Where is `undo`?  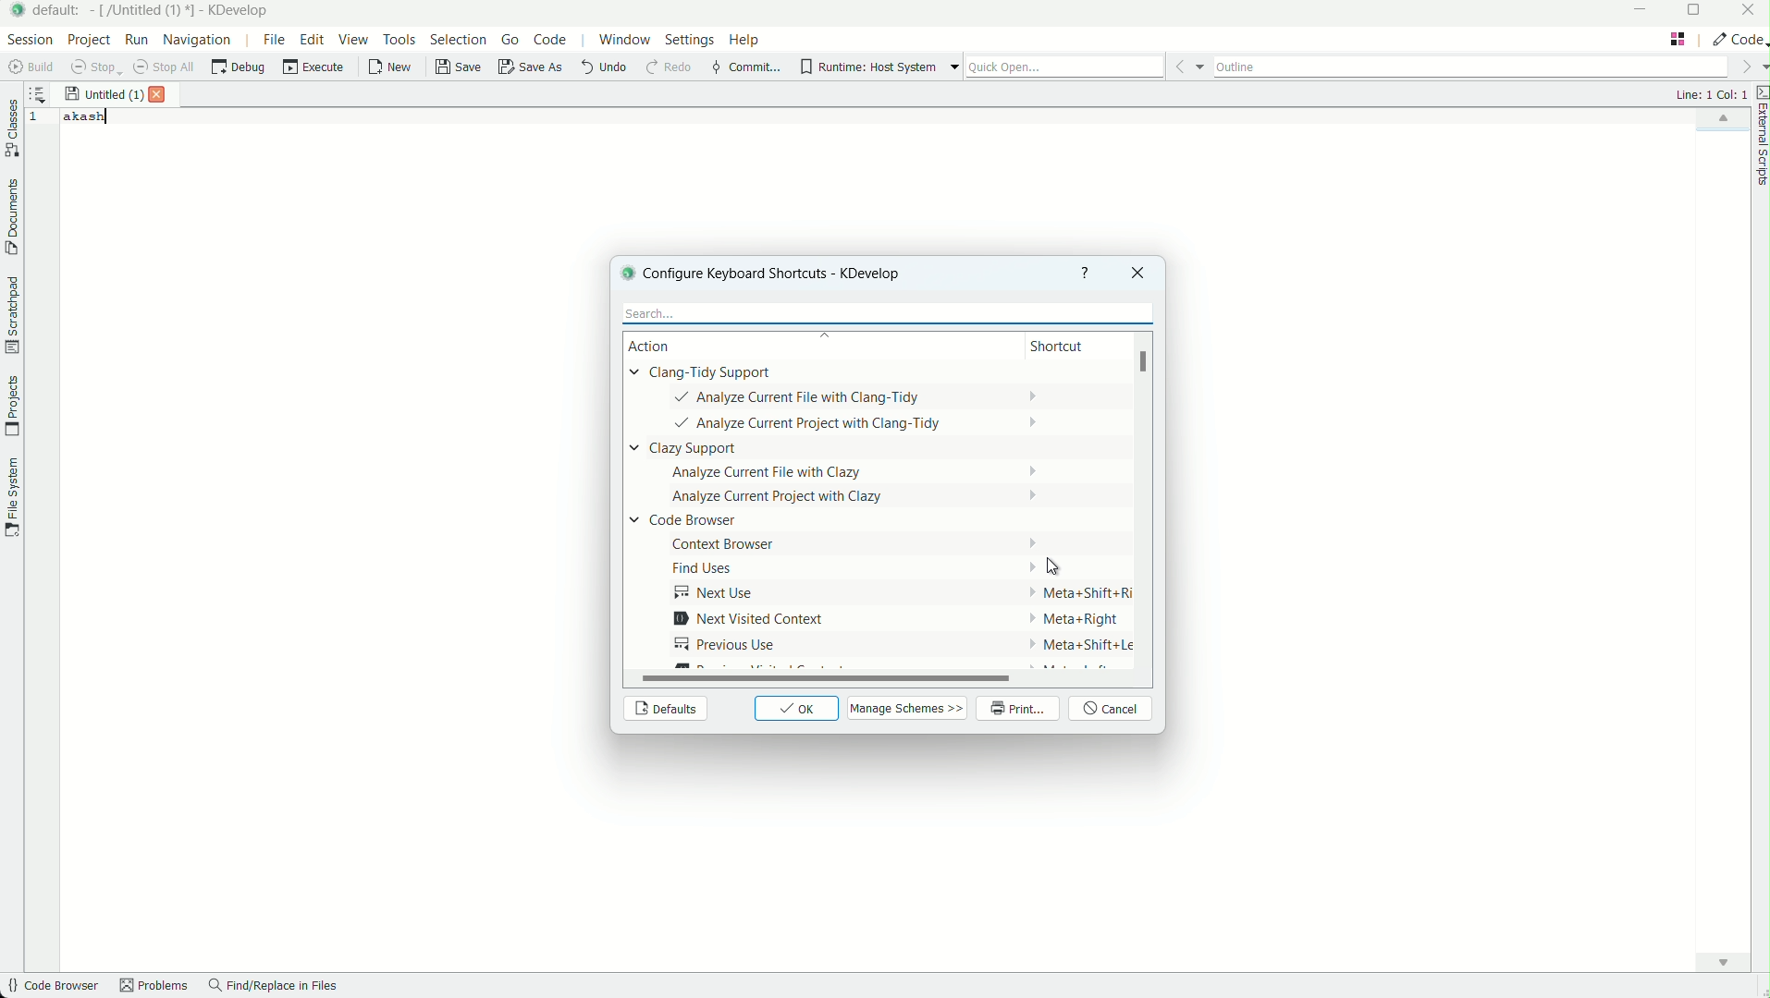 undo is located at coordinates (602, 67).